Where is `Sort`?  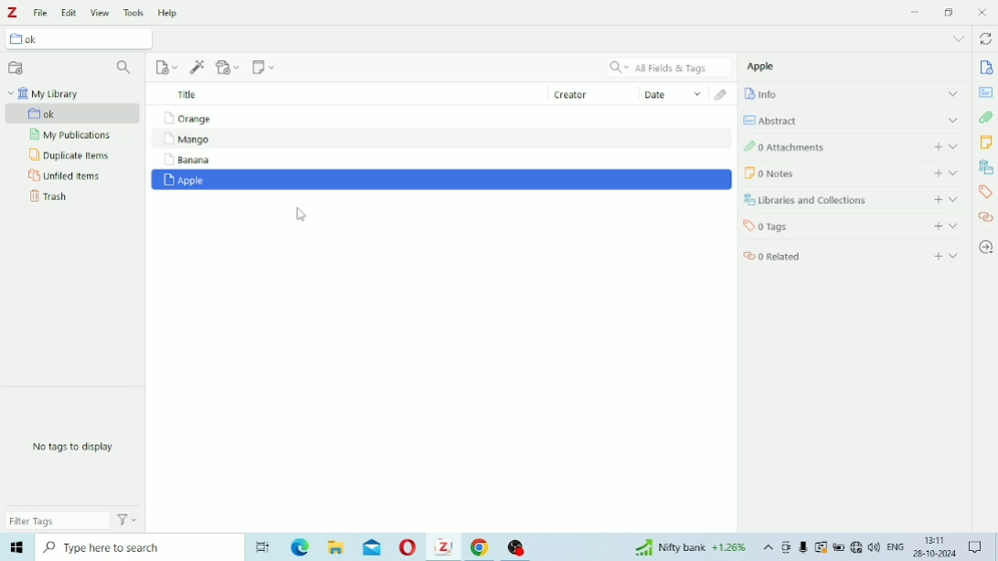
Sort is located at coordinates (535, 96).